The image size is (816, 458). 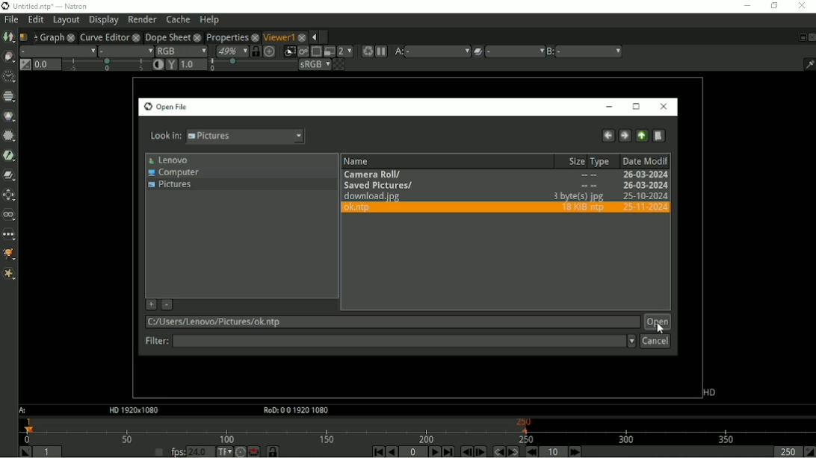 What do you see at coordinates (328, 51) in the screenshot?
I see `Proxy mode` at bounding box center [328, 51].